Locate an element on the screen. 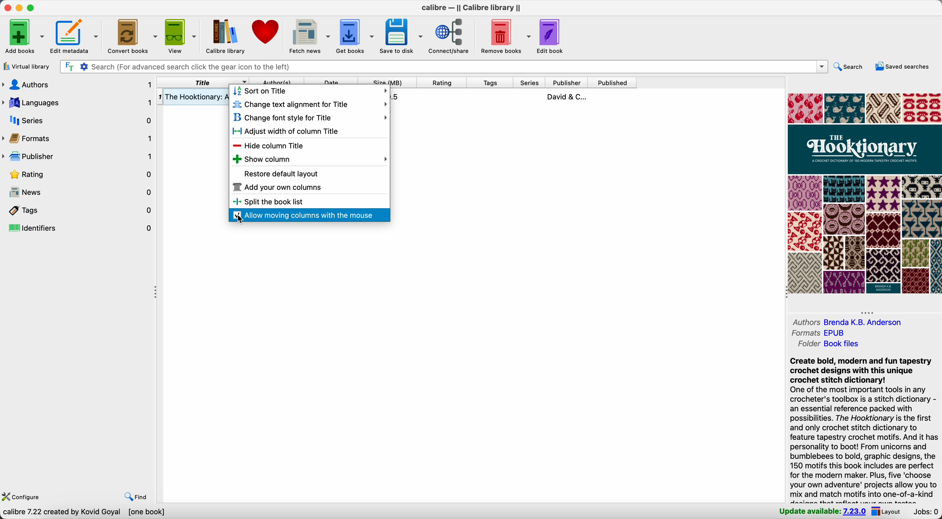 The image size is (942, 519). donate is located at coordinates (267, 33).